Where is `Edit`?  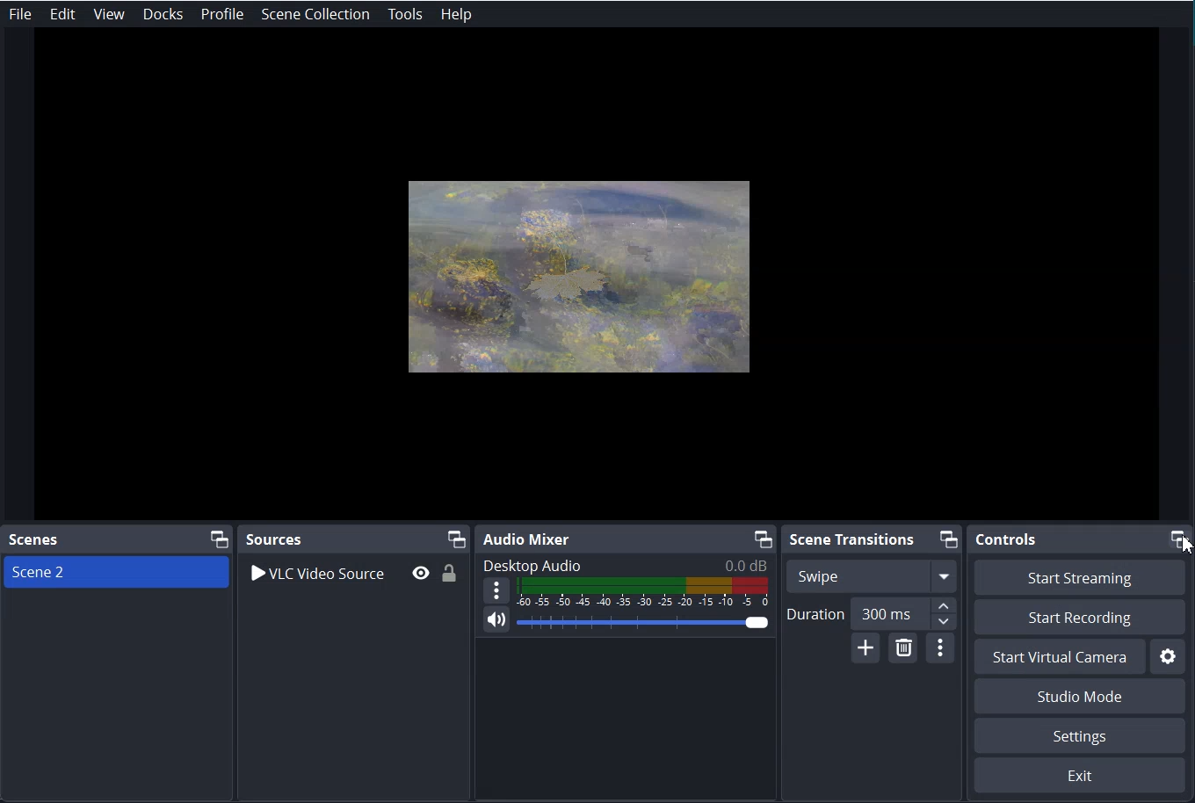 Edit is located at coordinates (62, 14).